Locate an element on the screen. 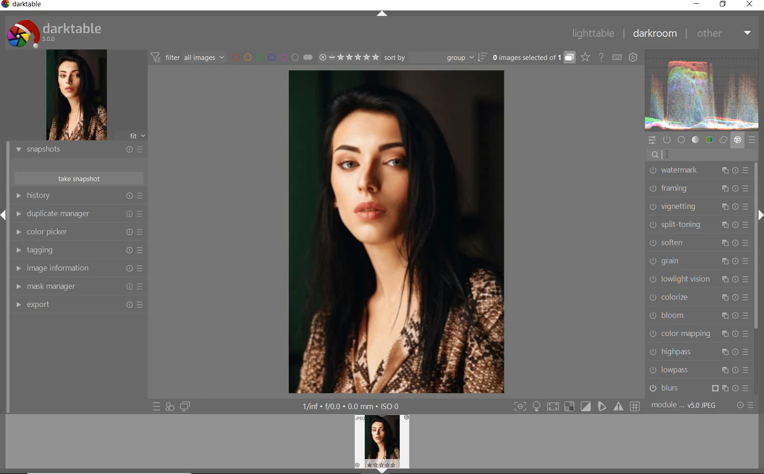 This screenshot has height=474, width=764. restore is located at coordinates (724, 5).